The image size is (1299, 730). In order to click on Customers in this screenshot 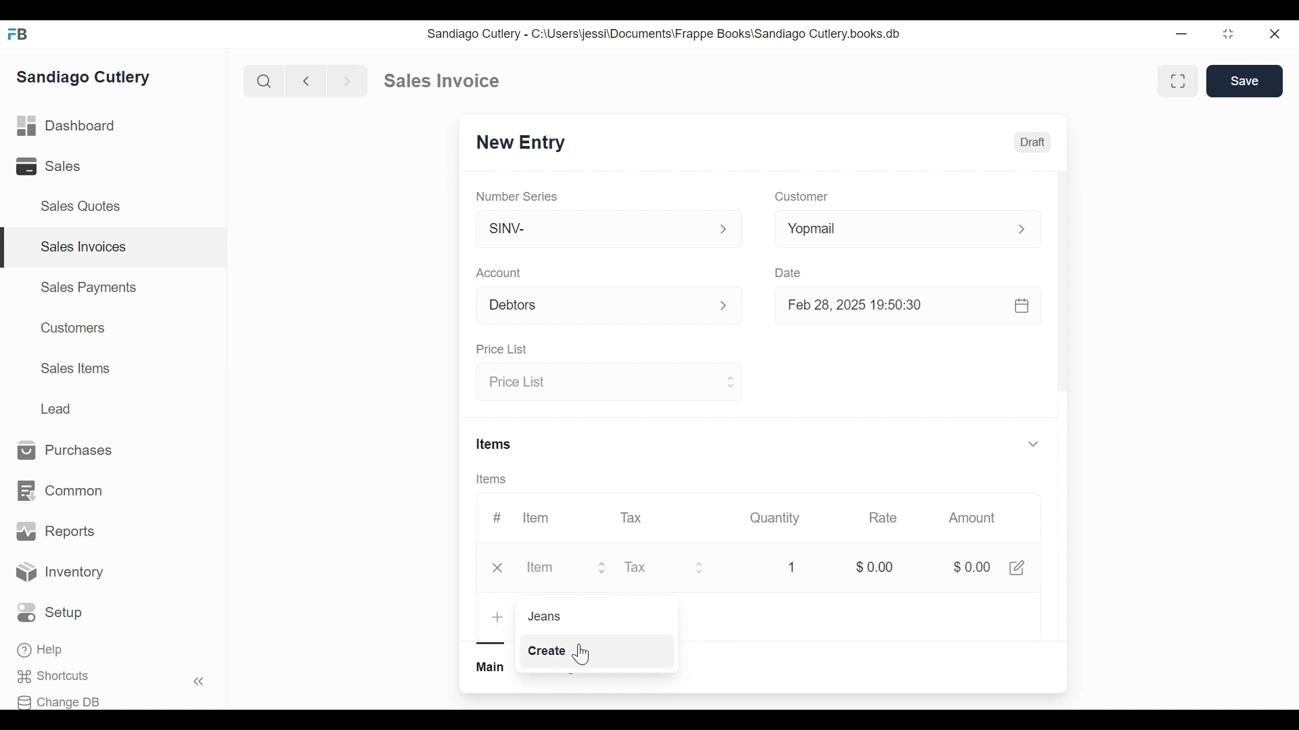, I will do `click(70, 328)`.